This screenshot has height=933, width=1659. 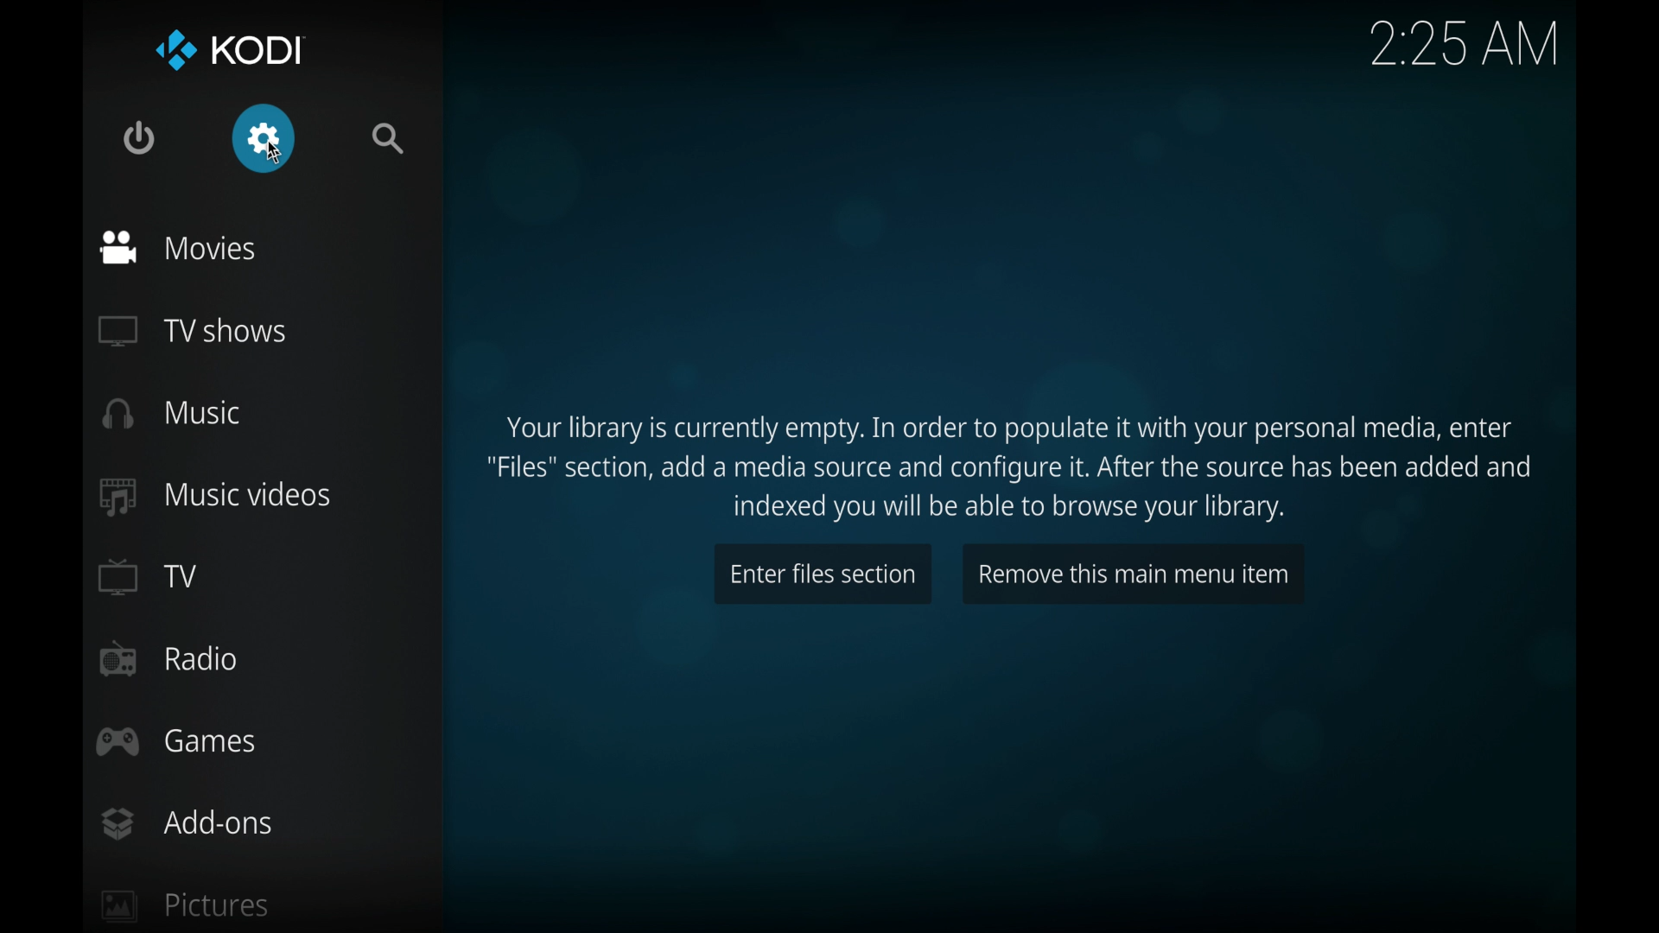 I want to click on settings, so click(x=263, y=139).